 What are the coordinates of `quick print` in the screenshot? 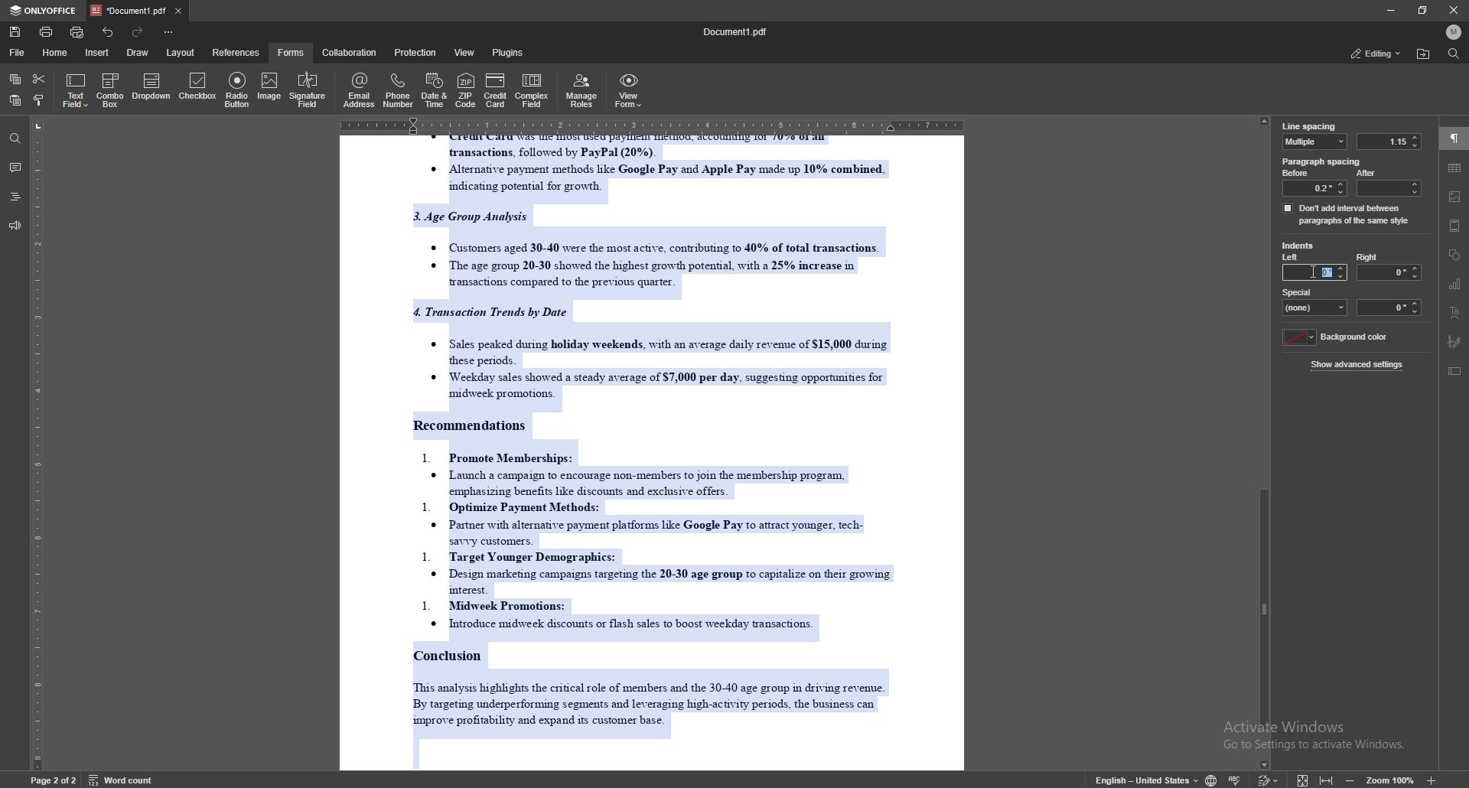 It's located at (79, 32).